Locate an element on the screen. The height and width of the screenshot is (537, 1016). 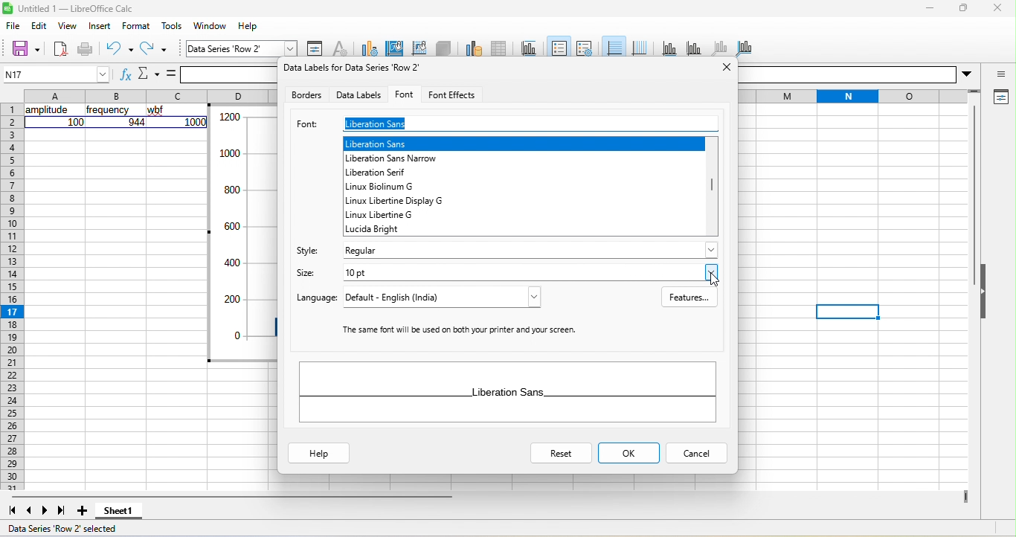
add sheet is located at coordinates (84, 513).